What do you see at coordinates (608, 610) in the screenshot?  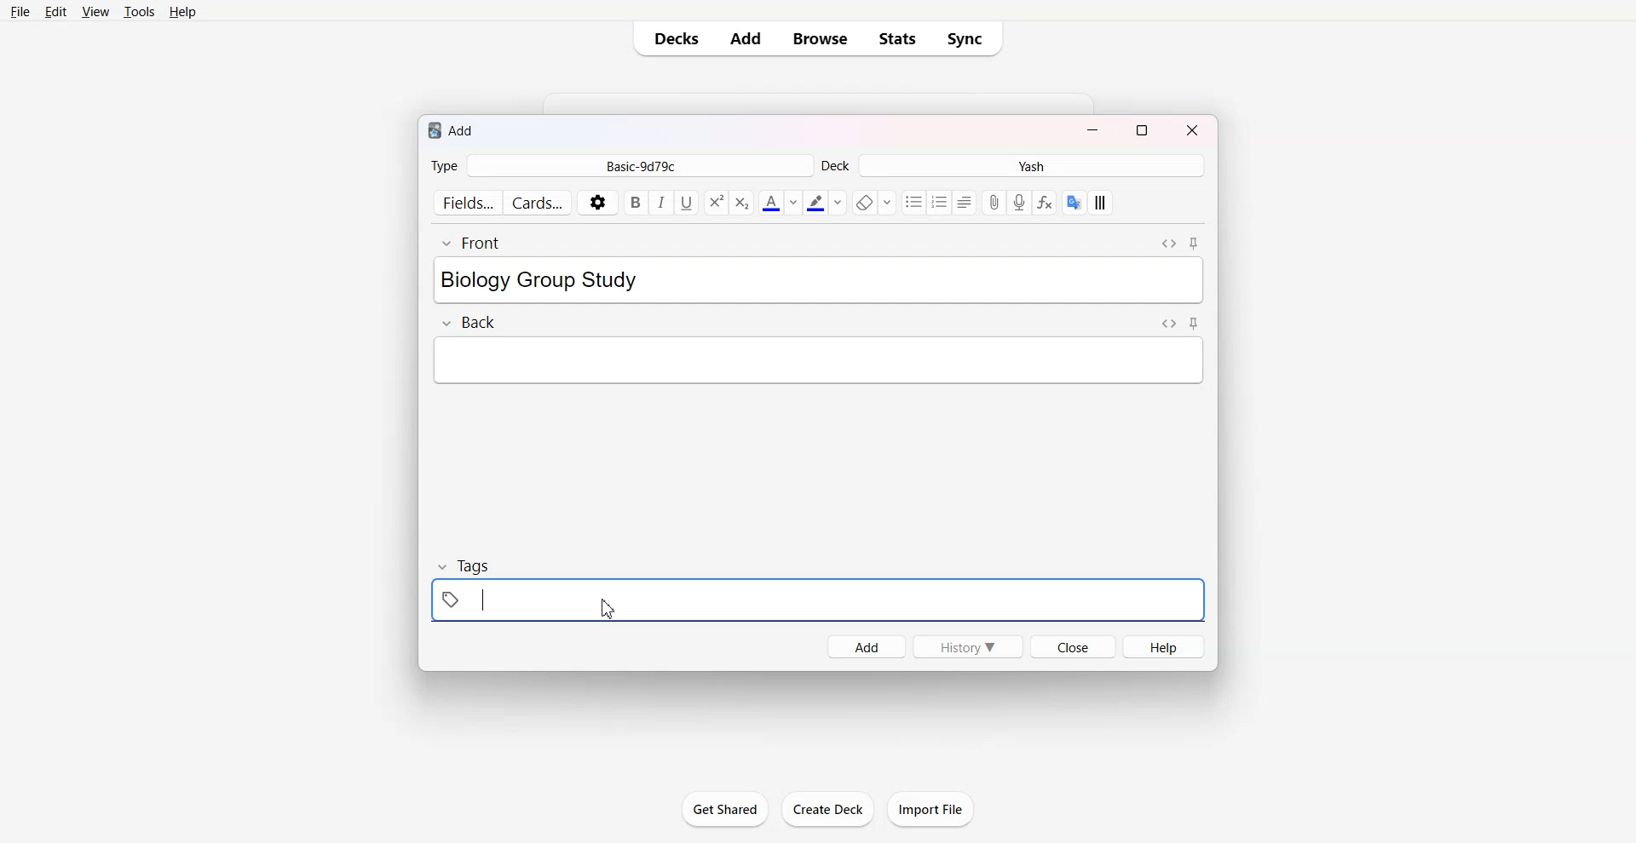 I see `Cursor` at bounding box center [608, 610].